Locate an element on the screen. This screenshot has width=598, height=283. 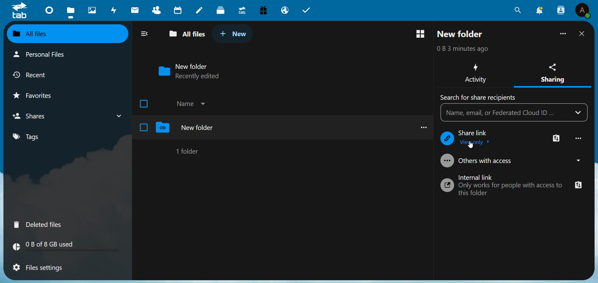
Email Hosting is located at coordinates (284, 10).